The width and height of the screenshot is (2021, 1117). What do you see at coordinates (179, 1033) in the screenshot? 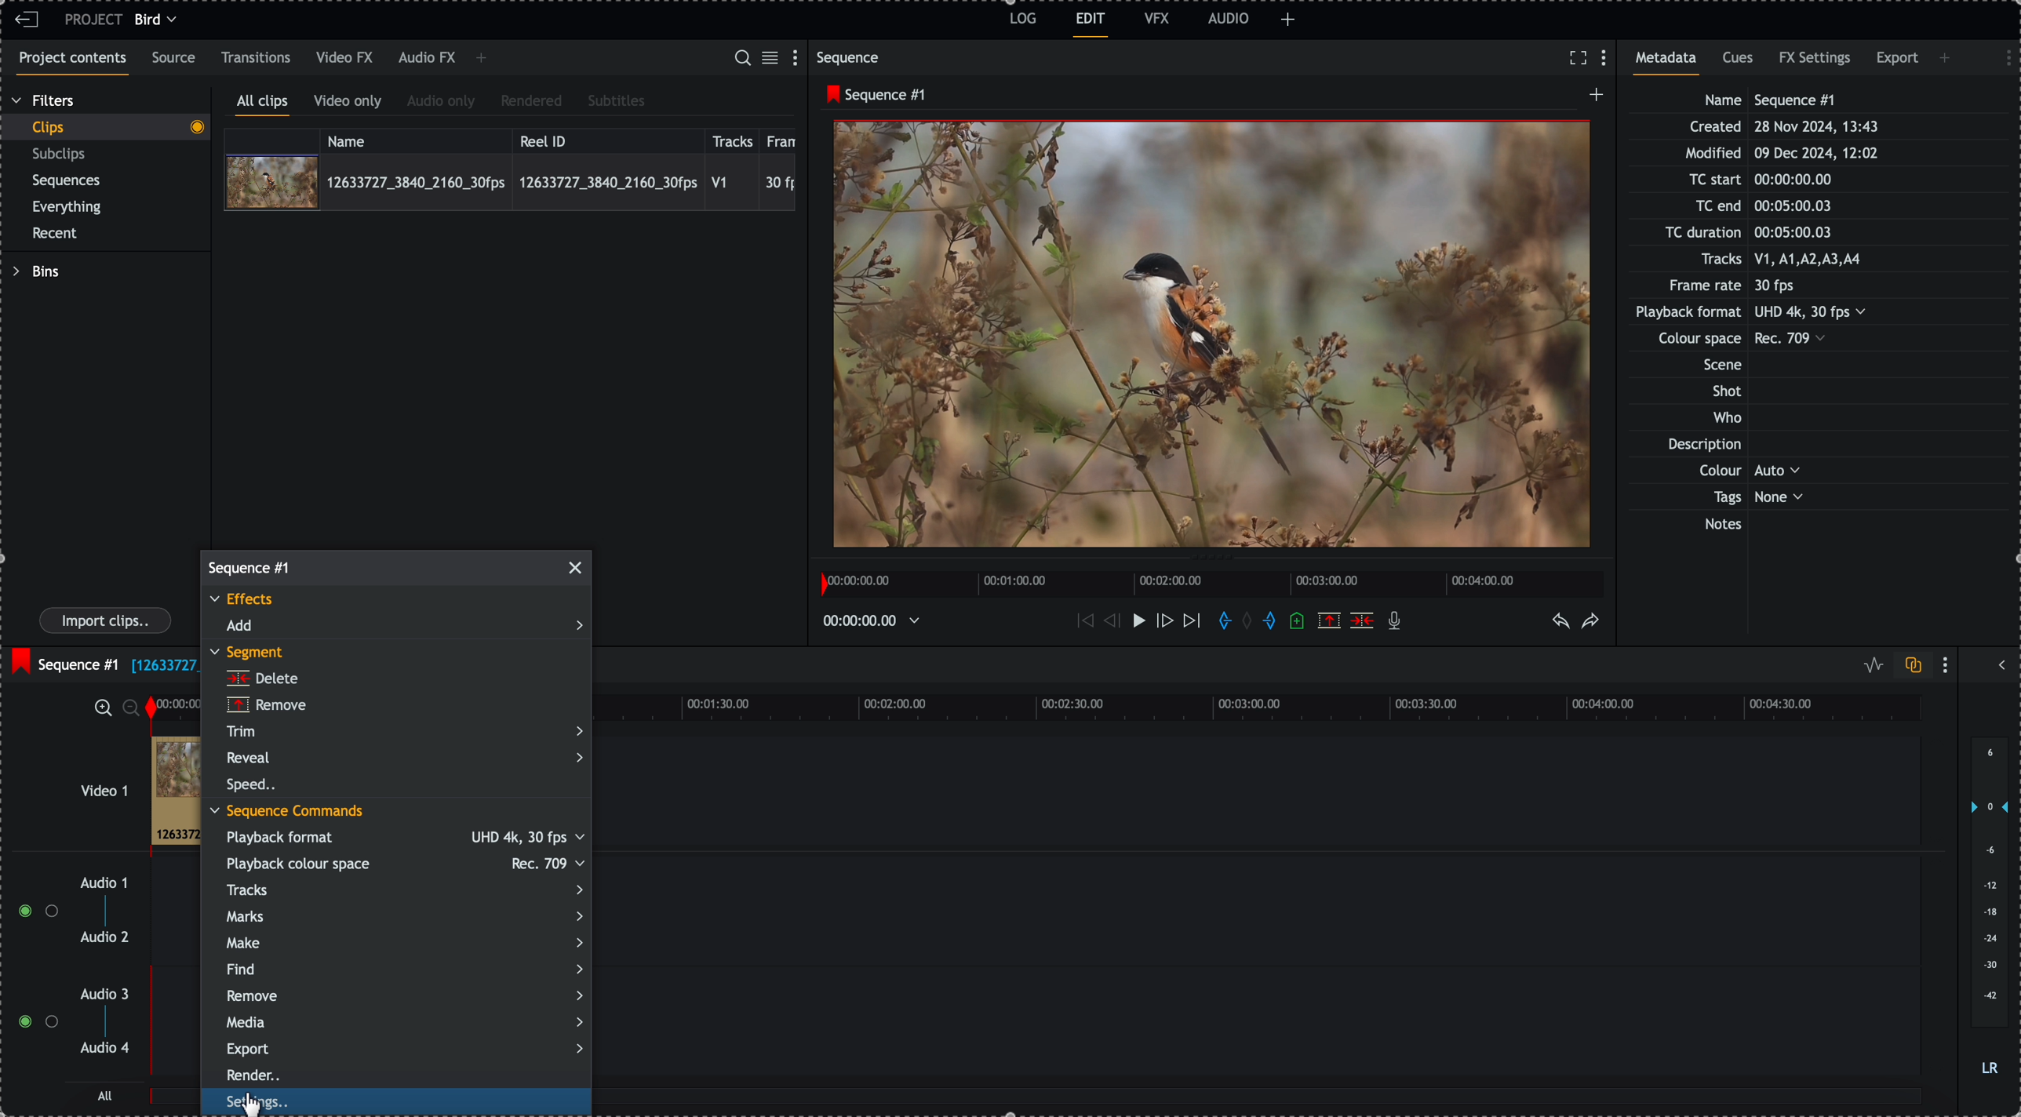
I see `track audio` at bounding box center [179, 1033].